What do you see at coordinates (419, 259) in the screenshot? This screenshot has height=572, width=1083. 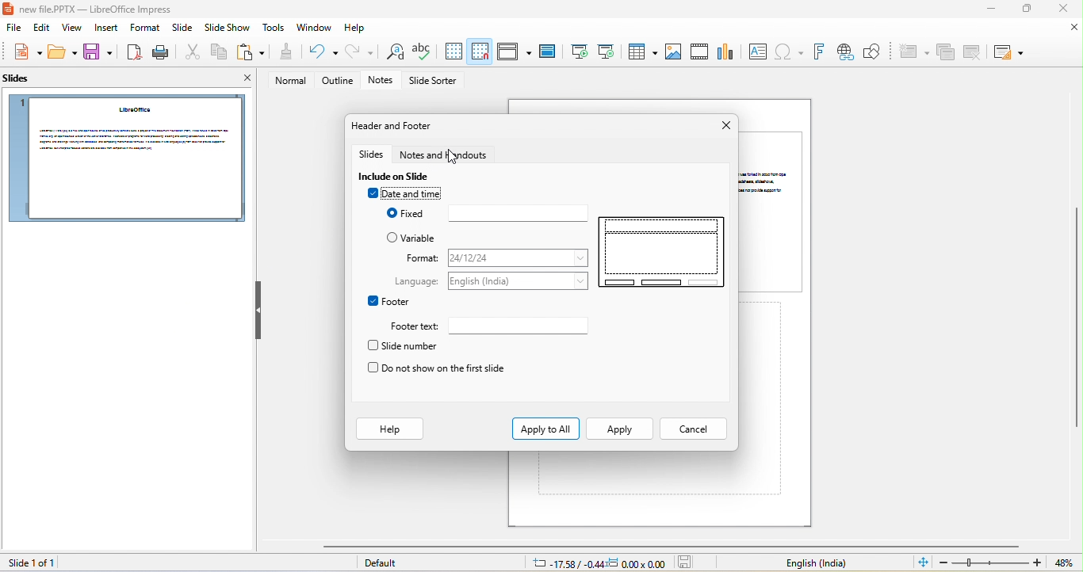 I see `format` at bounding box center [419, 259].